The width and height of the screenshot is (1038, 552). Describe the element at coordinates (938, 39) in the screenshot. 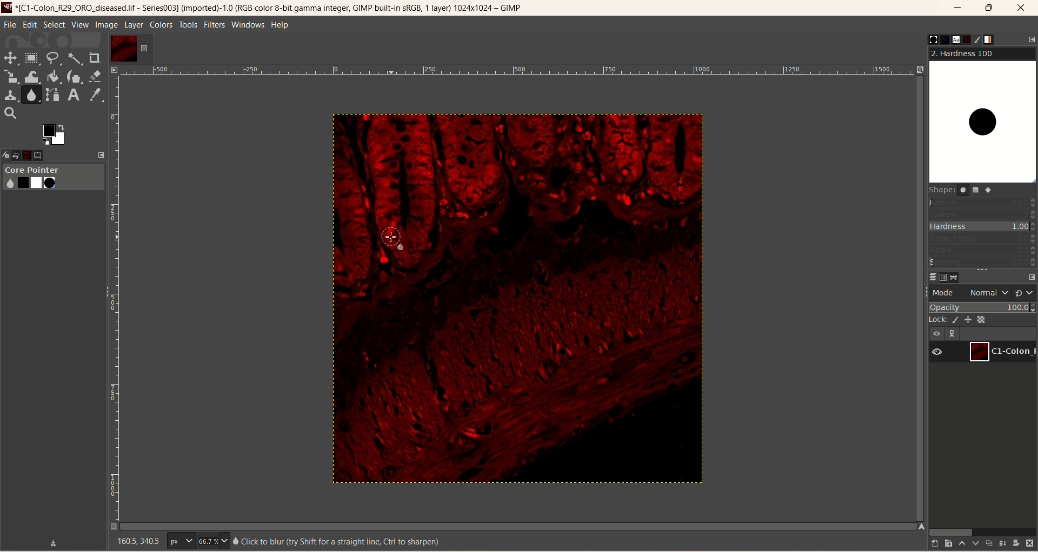

I see `pattern` at that location.